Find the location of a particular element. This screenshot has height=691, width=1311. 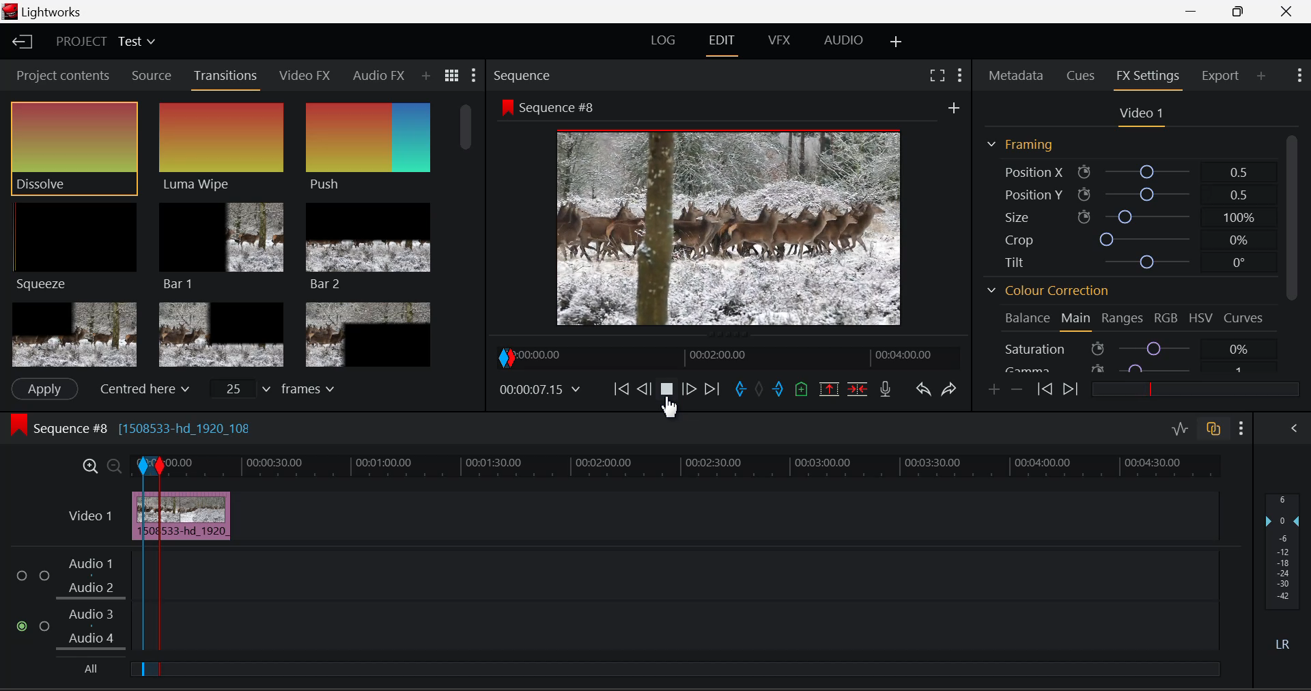

Video Layer is located at coordinates (90, 516).